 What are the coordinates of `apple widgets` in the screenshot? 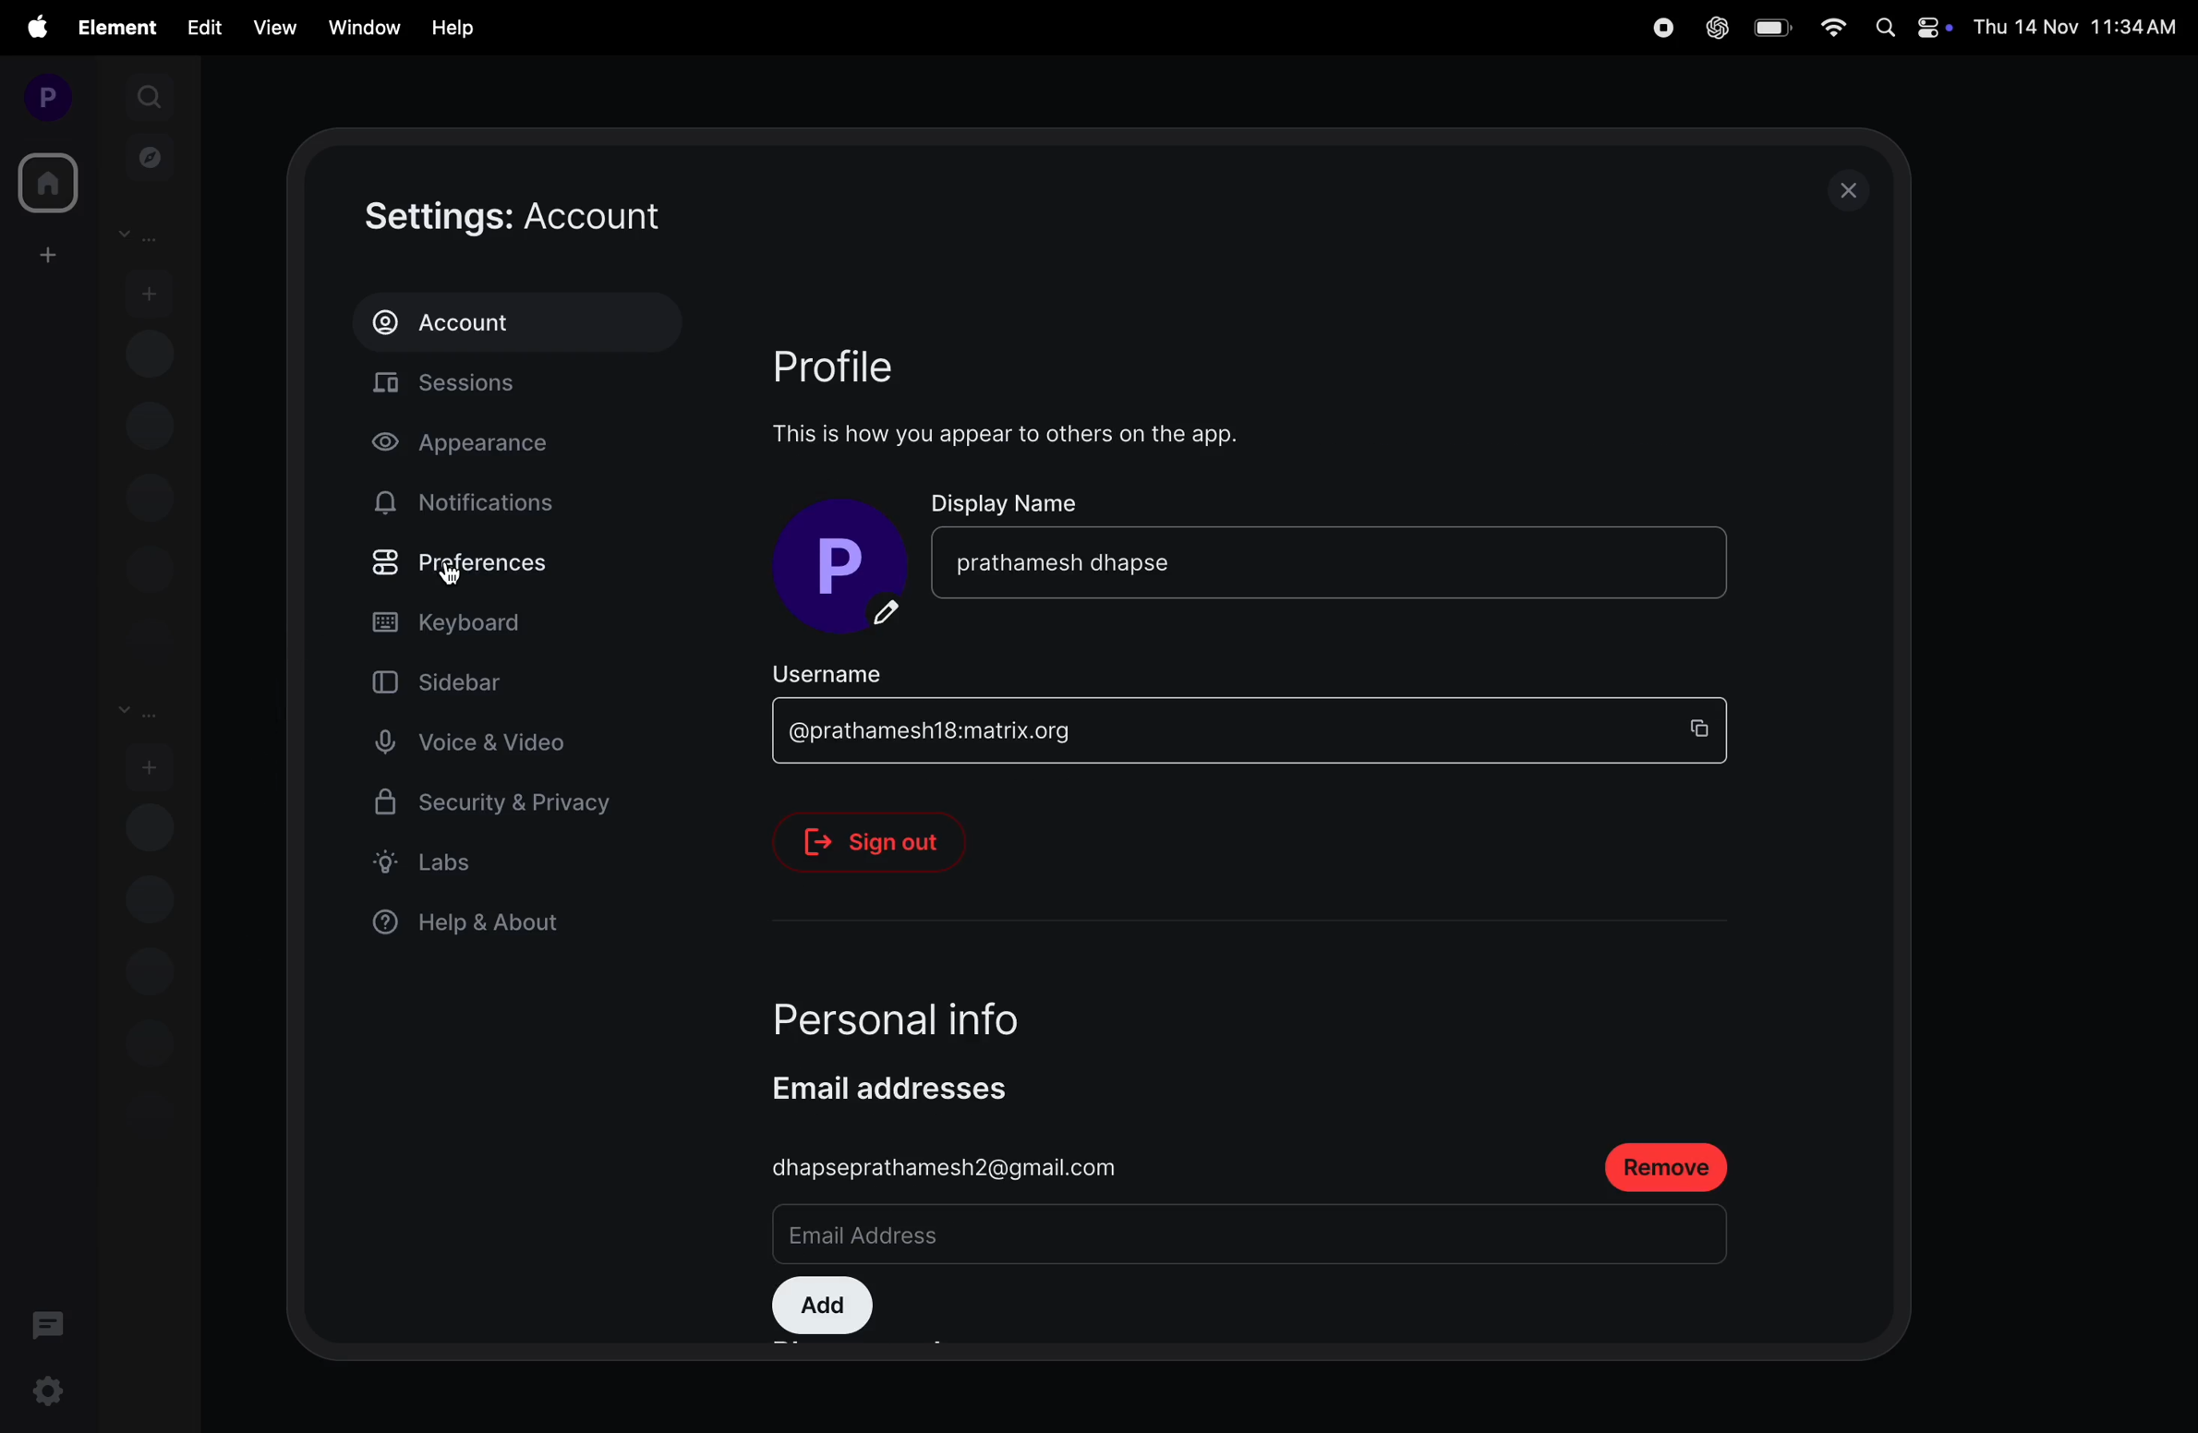 It's located at (1906, 28).